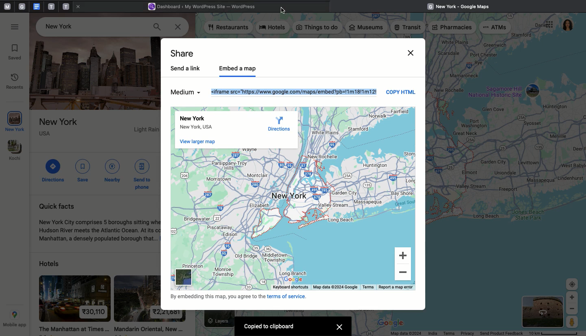 This screenshot has width=586, height=336. Describe the element at coordinates (63, 25) in the screenshot. I see `Place -New York` at that location.